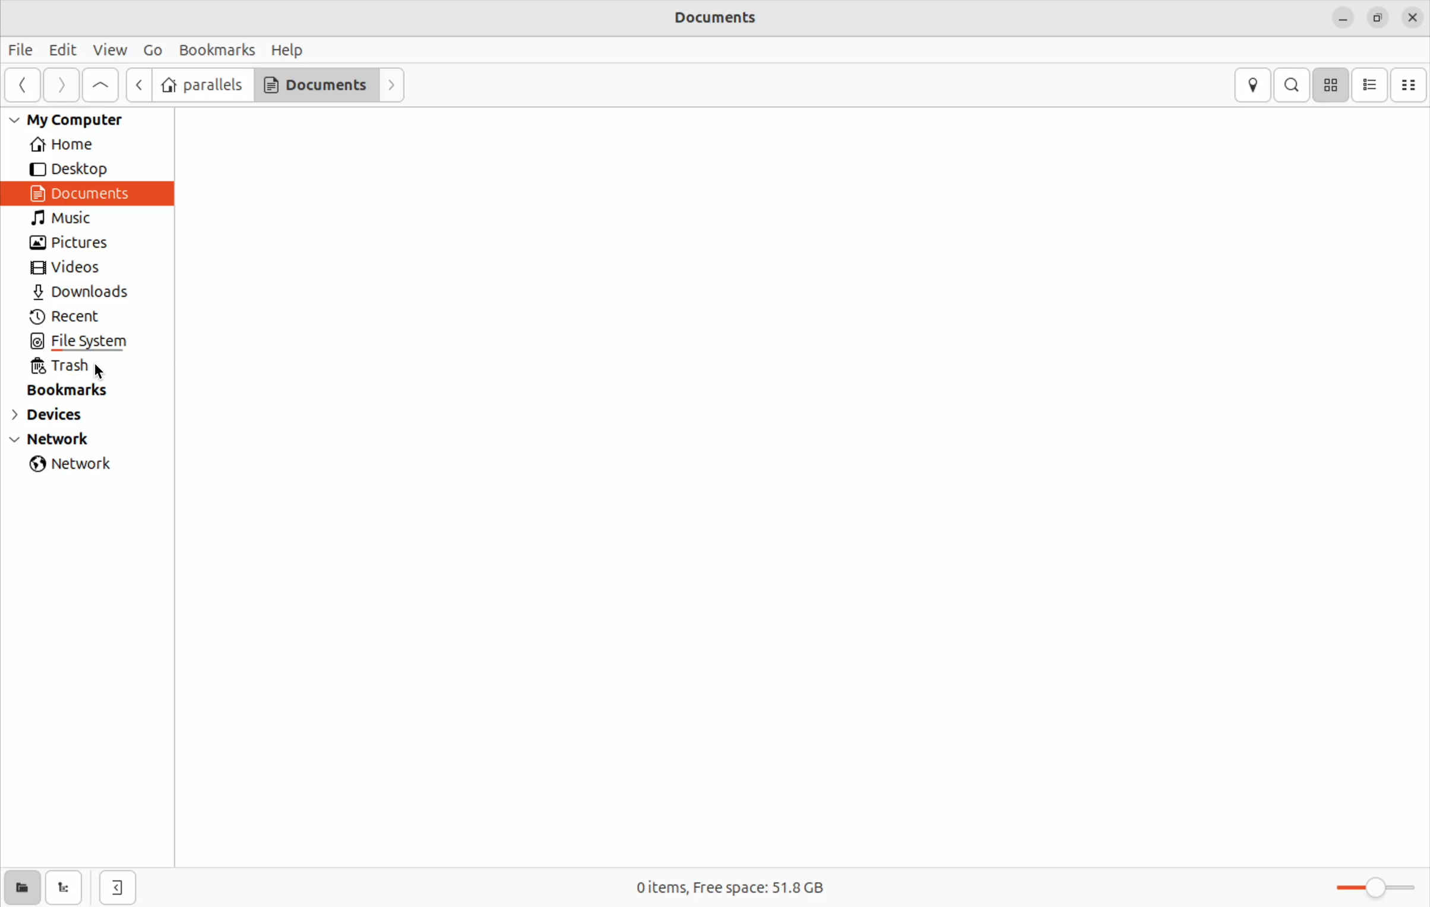  I want to click on show places, so click(21, 887).